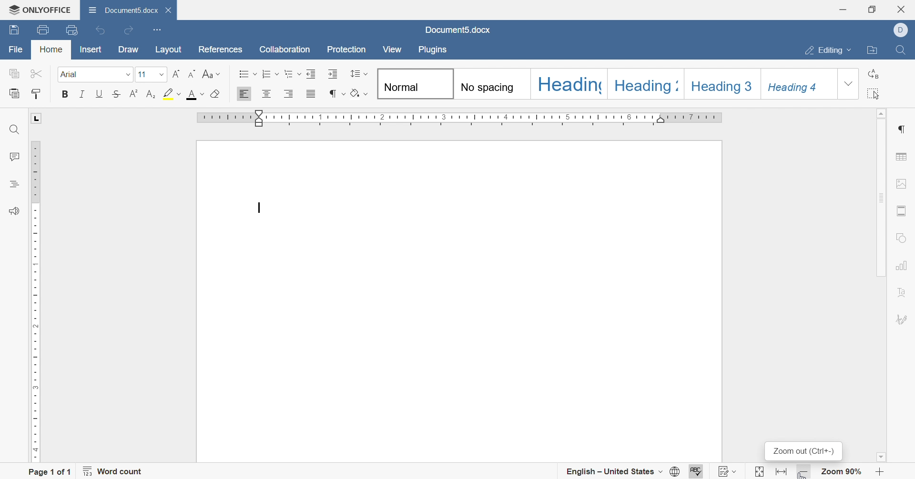  What do you see at coordinates (903, 318) in the screenshot?
I see `signature settings` at bounding box center [903, 318].